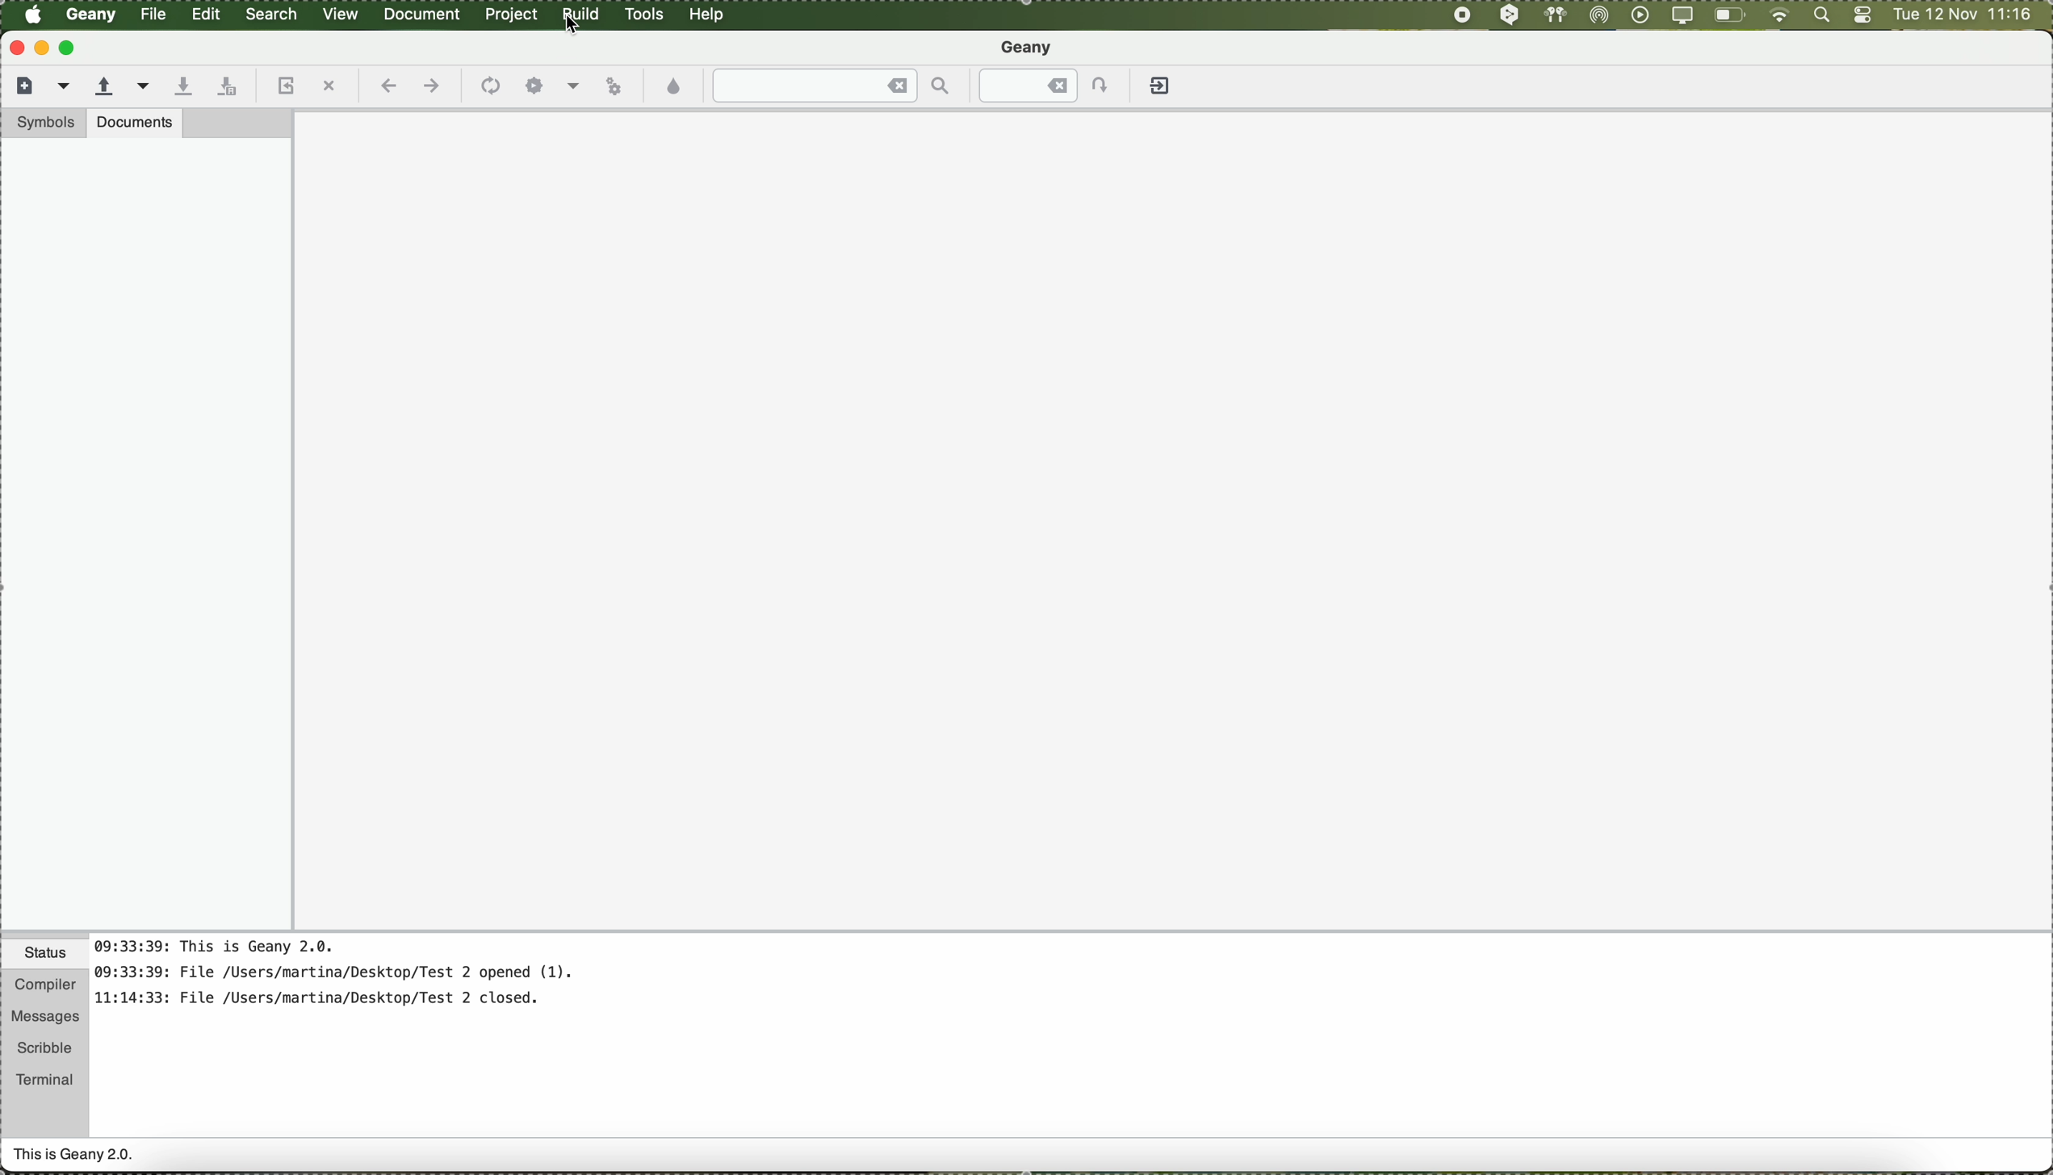 This screenshot has height=1175, width=2053. I want to click on this is geany 2.0, so click(74, 1156).